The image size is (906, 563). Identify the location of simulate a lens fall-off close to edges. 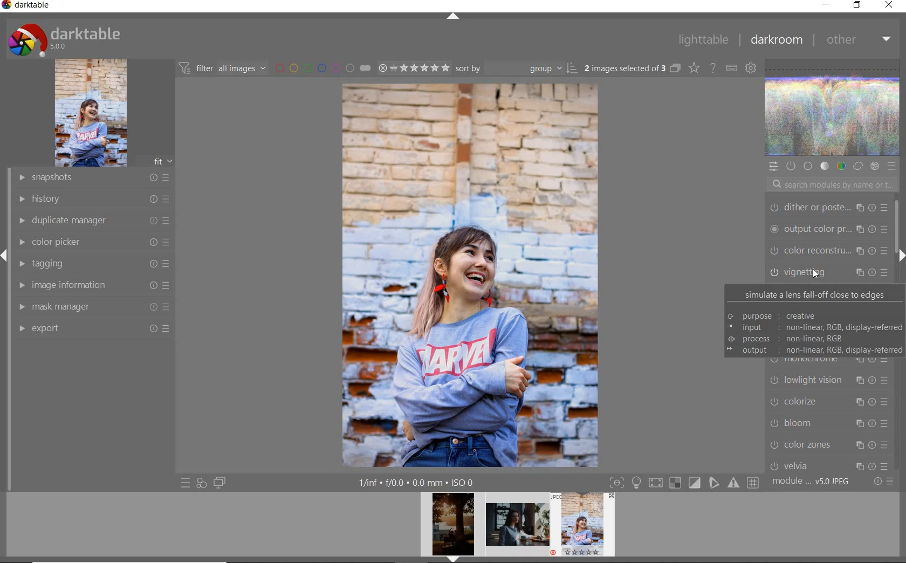
(813, 320).